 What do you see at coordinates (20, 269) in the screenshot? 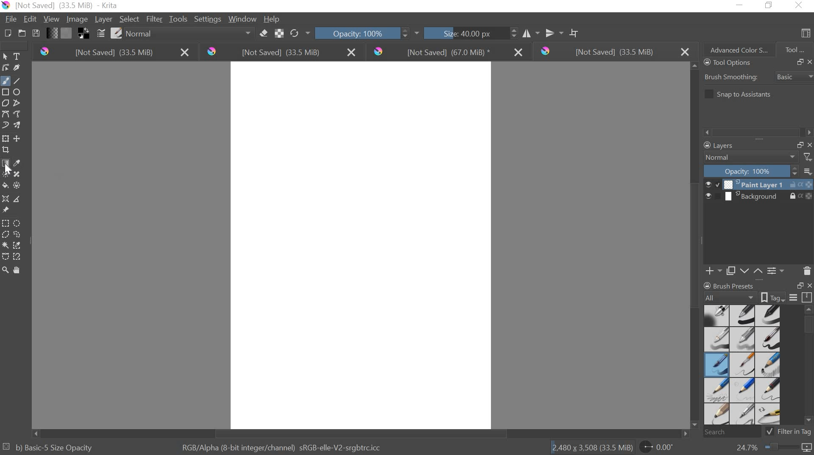
I see `pan` at bounding box center [20, 269].